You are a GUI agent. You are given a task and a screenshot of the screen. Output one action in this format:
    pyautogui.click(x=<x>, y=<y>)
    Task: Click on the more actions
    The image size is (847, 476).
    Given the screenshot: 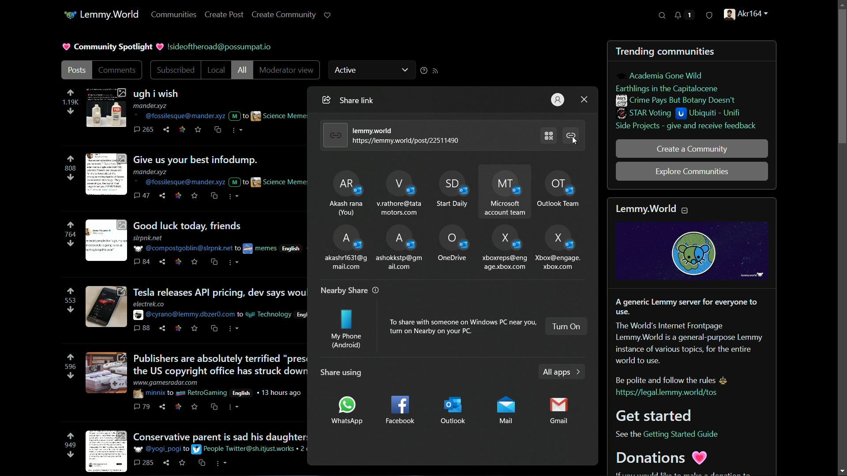 What is the action you would take?
    pyautogui.click(x=221, y=463)
    